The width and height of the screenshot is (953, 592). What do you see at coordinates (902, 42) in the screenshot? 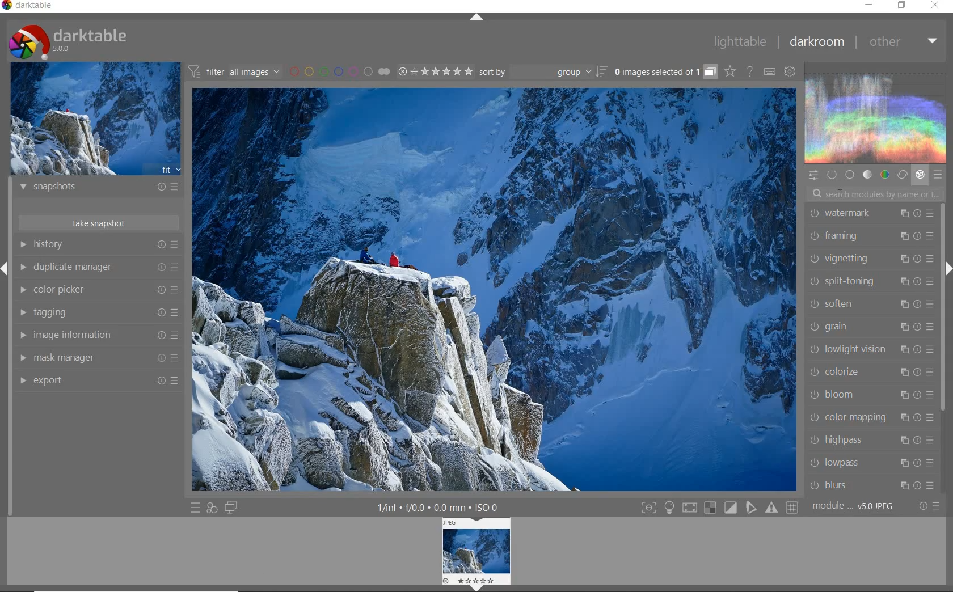
I see `other` at bounding box center [902, 42].